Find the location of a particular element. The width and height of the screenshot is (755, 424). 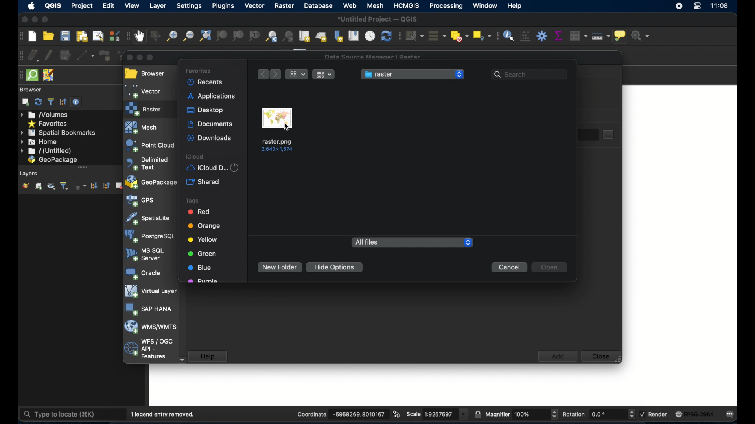

zoom next is located at coordinates (289, 36).